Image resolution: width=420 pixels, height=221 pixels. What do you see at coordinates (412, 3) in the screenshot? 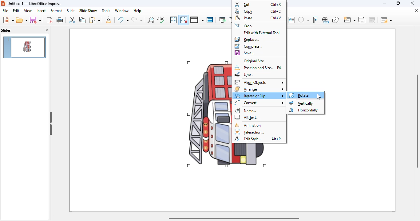
I see `close` at bounding box center [412, 3].